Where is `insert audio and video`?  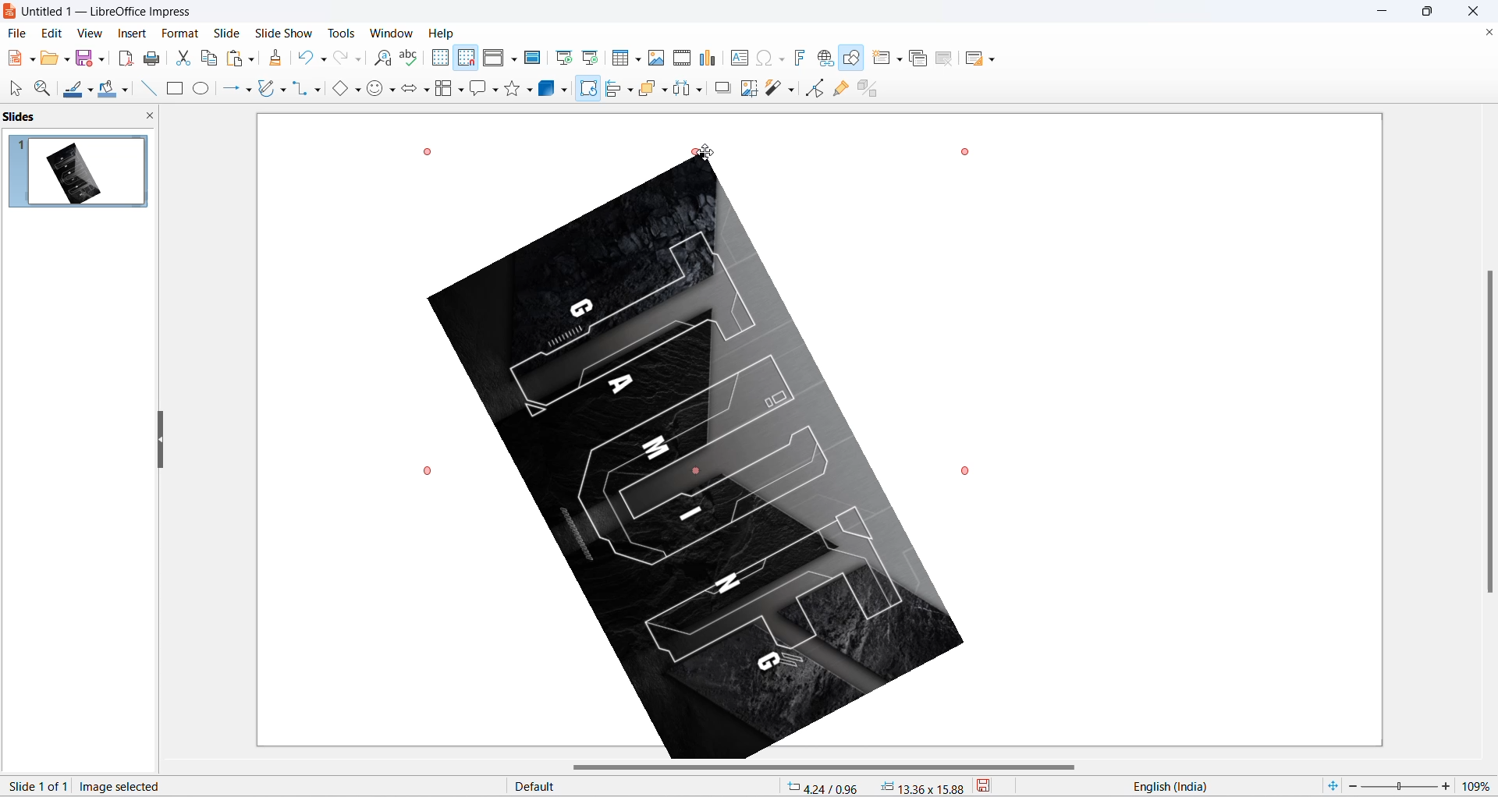
insert audio and video is located at coordinates (680, 58).